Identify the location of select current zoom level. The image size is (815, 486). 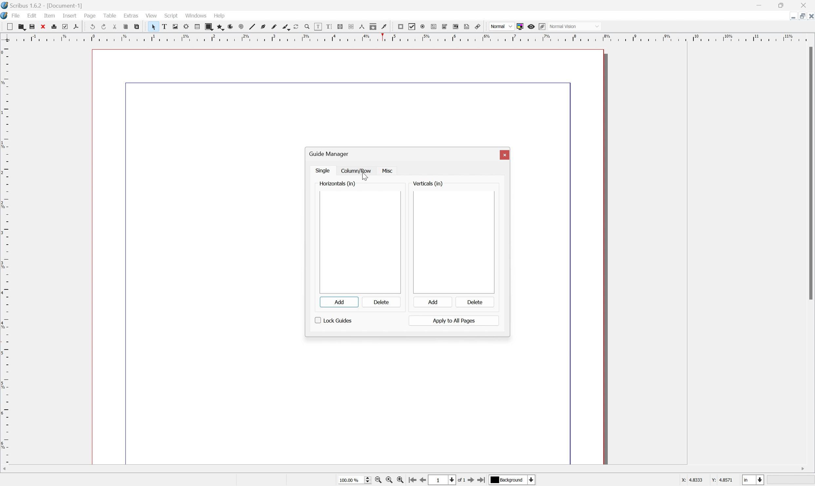
(355, 480).